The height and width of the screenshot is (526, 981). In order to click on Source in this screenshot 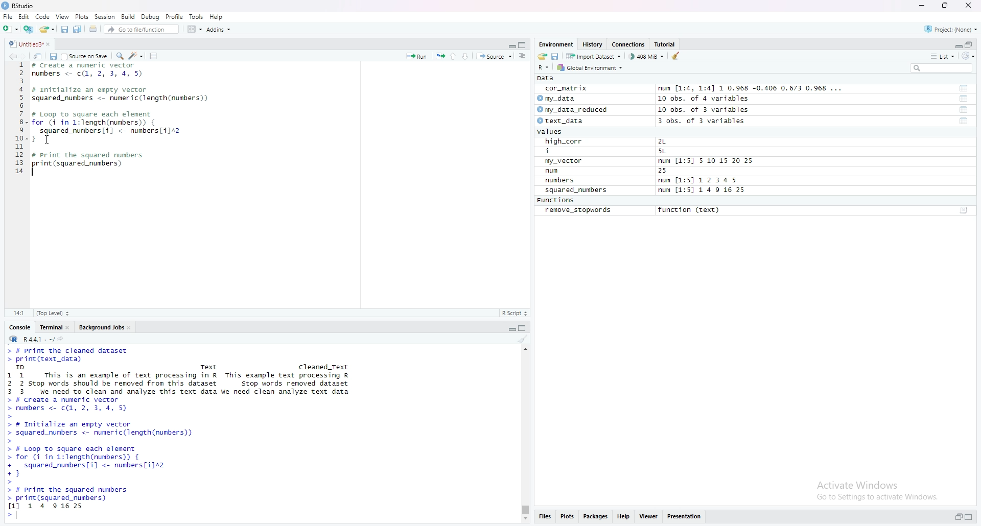, I will do `click(494, 56)`.